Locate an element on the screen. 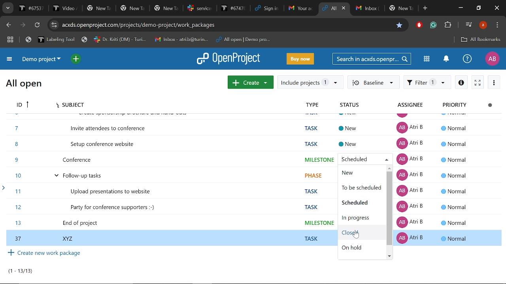 Image resolution: width=506 pixels, height=284 pixels. Move up is located at coordinates (389, 169).